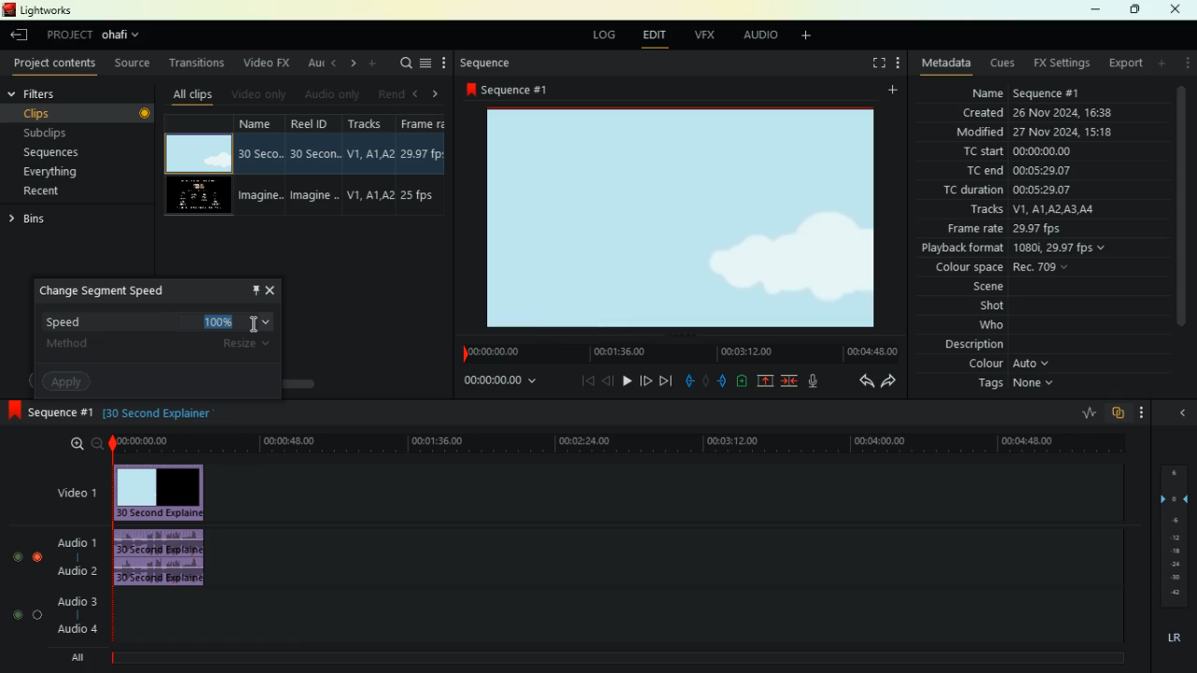  I want to click on shot, so click(993, 308).